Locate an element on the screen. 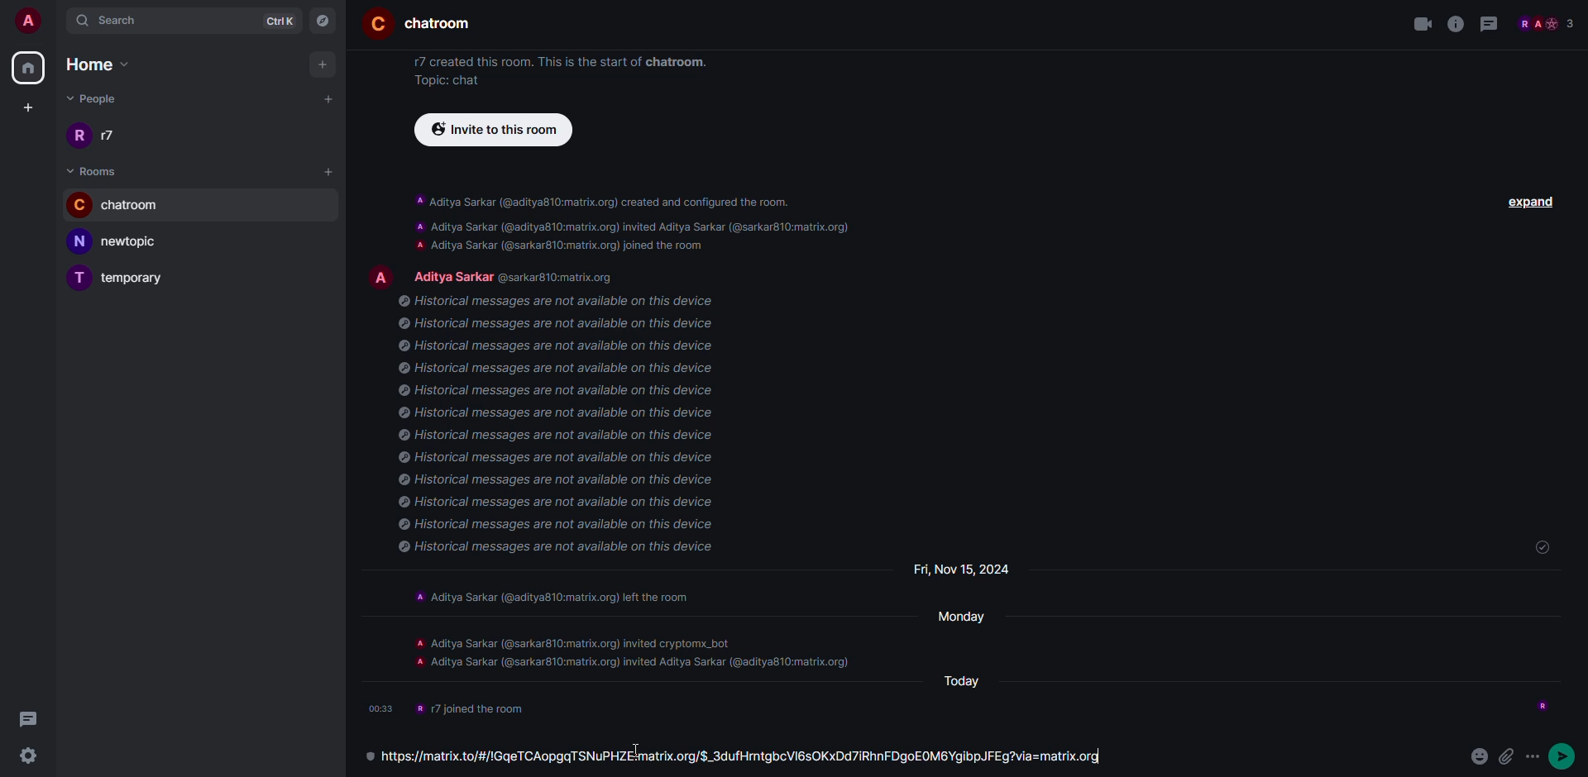  navigator is located at coordinates (323, 19).